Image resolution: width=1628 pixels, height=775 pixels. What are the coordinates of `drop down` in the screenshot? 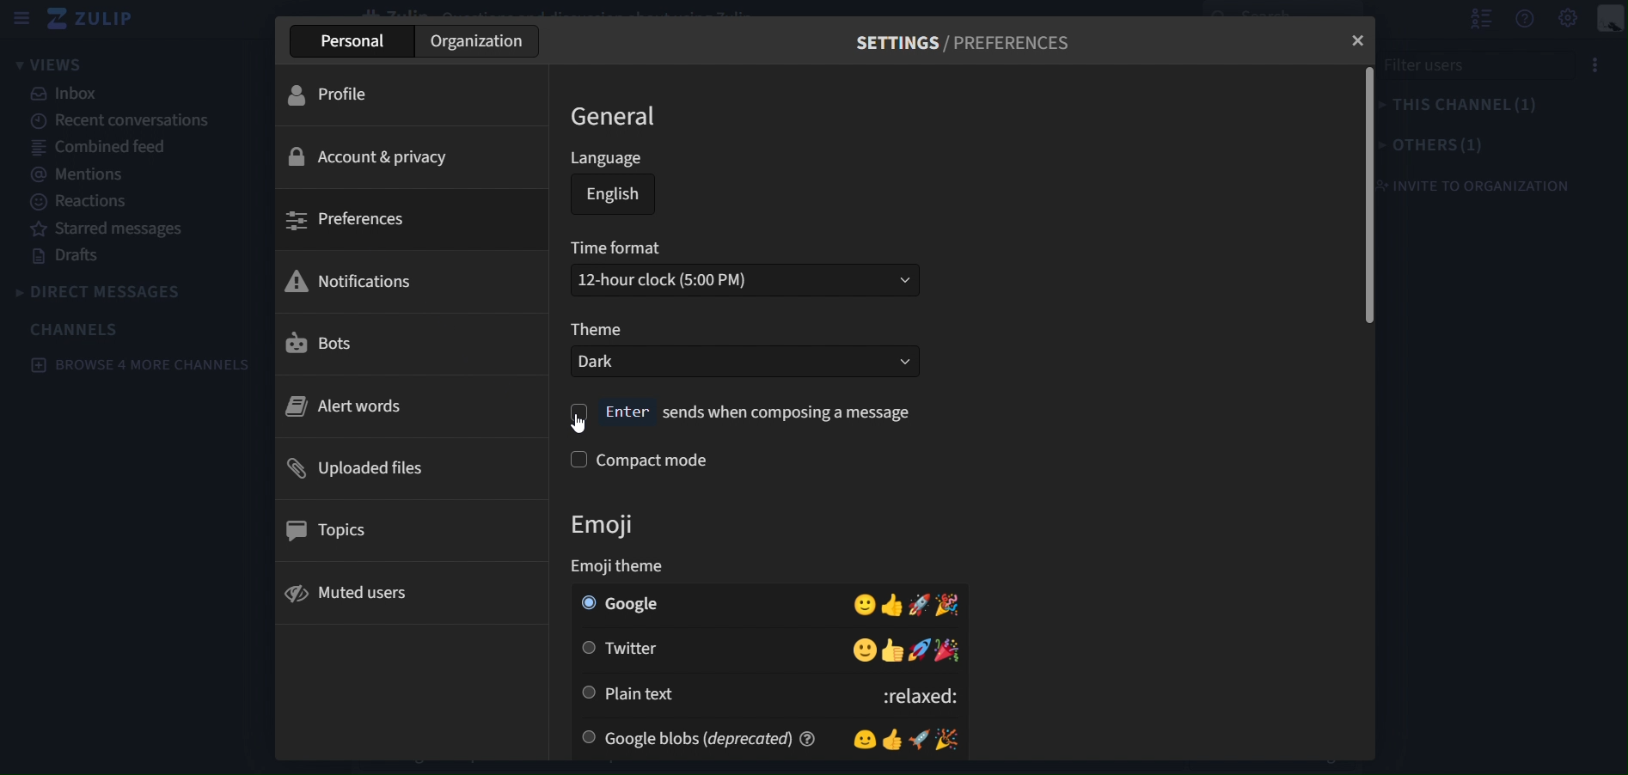 It's located at (893, 362).